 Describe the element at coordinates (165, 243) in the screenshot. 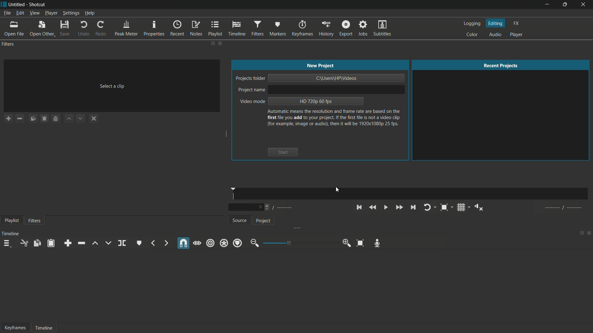

I see `next marker` at that location.